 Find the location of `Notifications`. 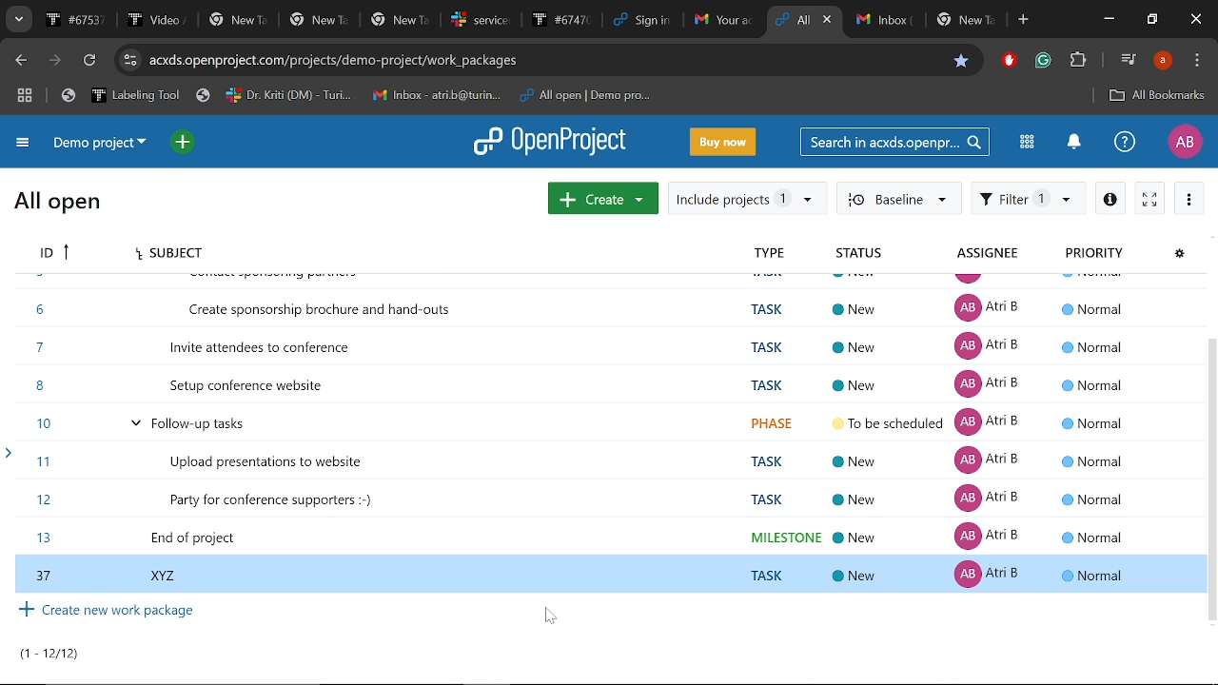

Notifications is located at coordinates (1074, 144).